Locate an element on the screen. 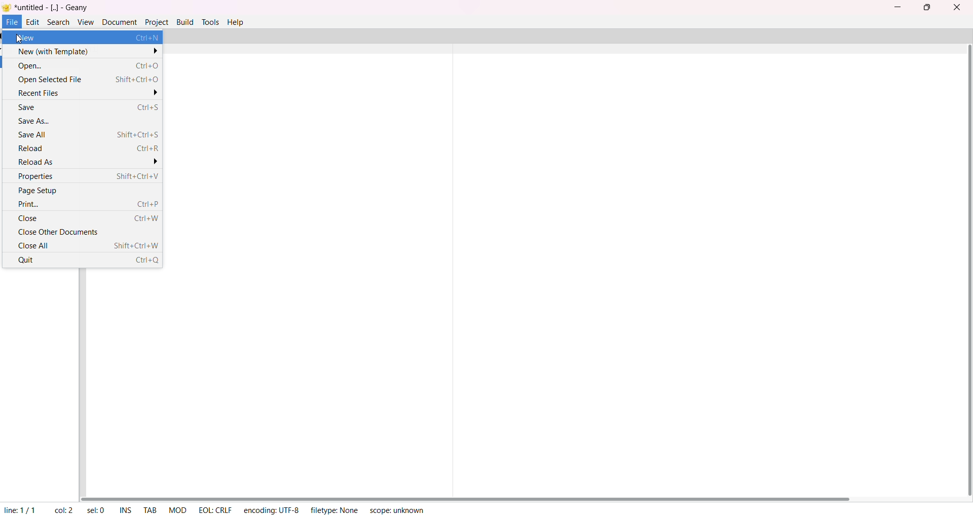  new (with Template) is located at coordinates (87, 51).